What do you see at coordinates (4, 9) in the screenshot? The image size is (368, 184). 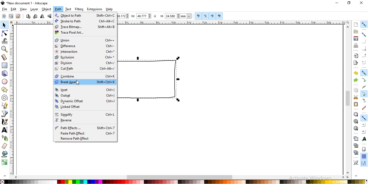 I see `file` at bounding box center [4, 9].